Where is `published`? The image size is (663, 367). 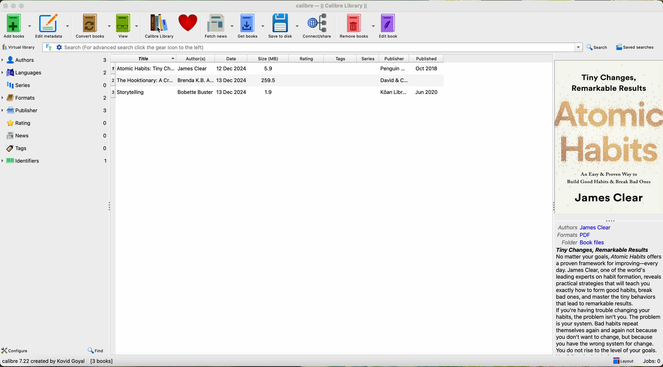
published is located at coordinates (426, 58).